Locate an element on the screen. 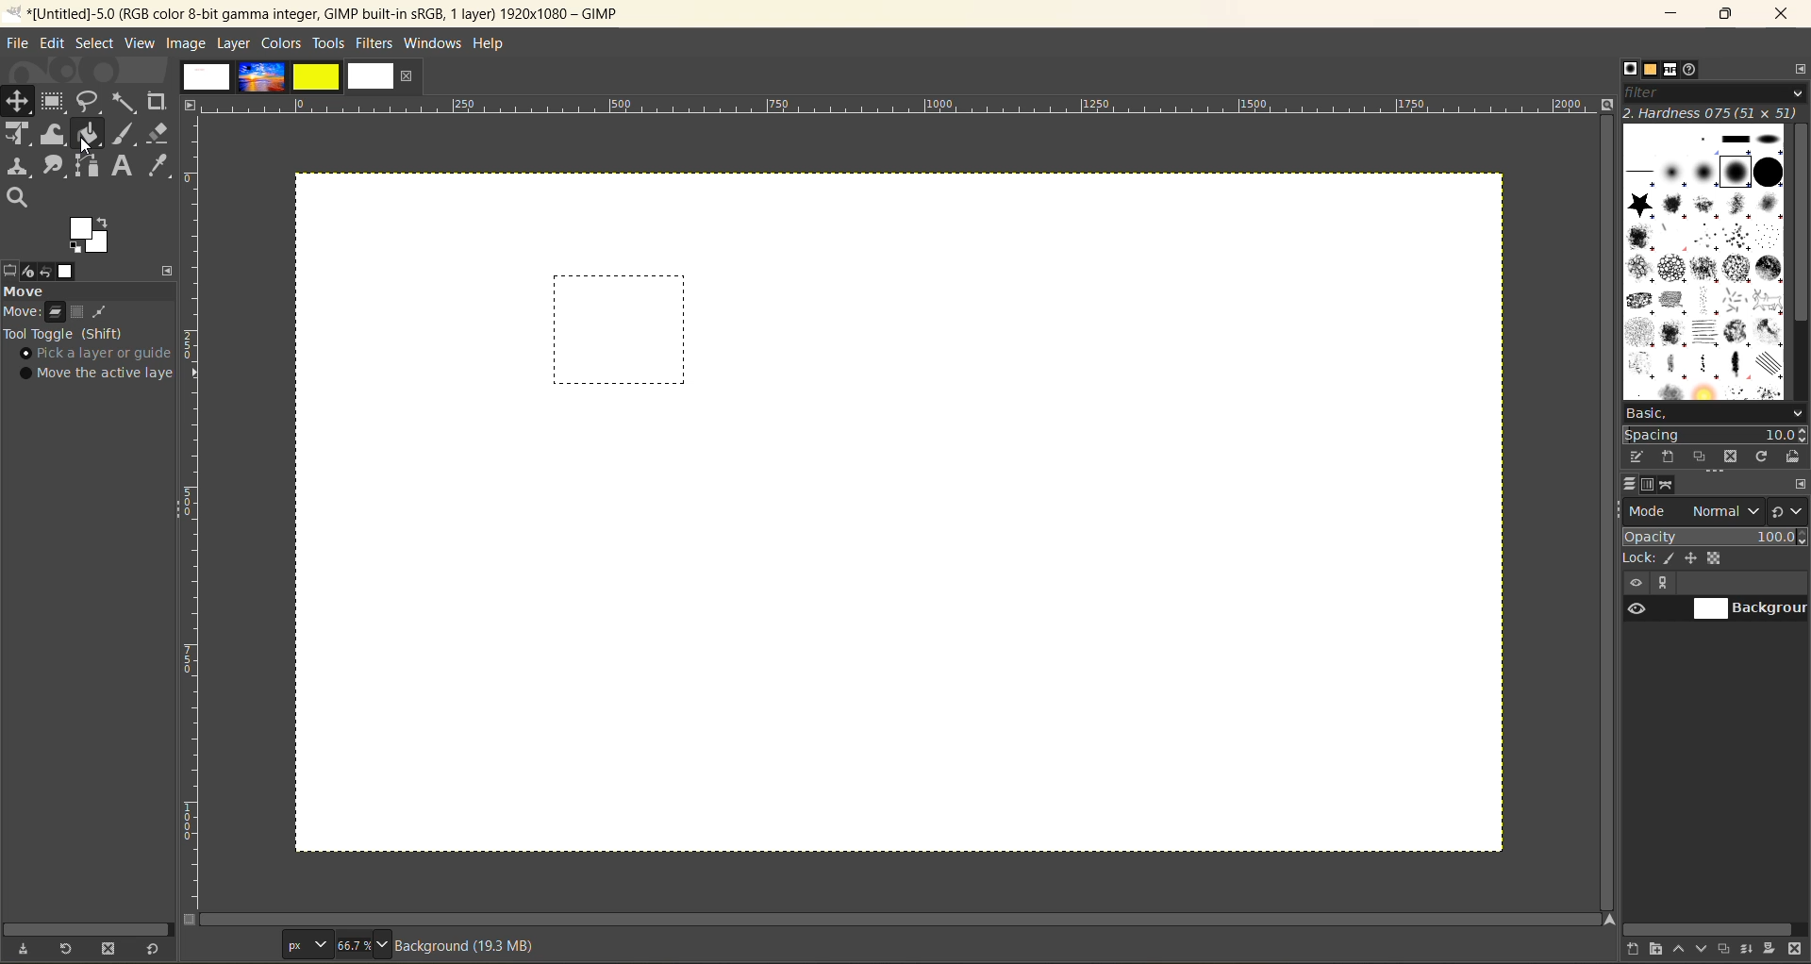 The width and height of the screenshot is (1811, 964). preview is located at coordinates (1635, 611).